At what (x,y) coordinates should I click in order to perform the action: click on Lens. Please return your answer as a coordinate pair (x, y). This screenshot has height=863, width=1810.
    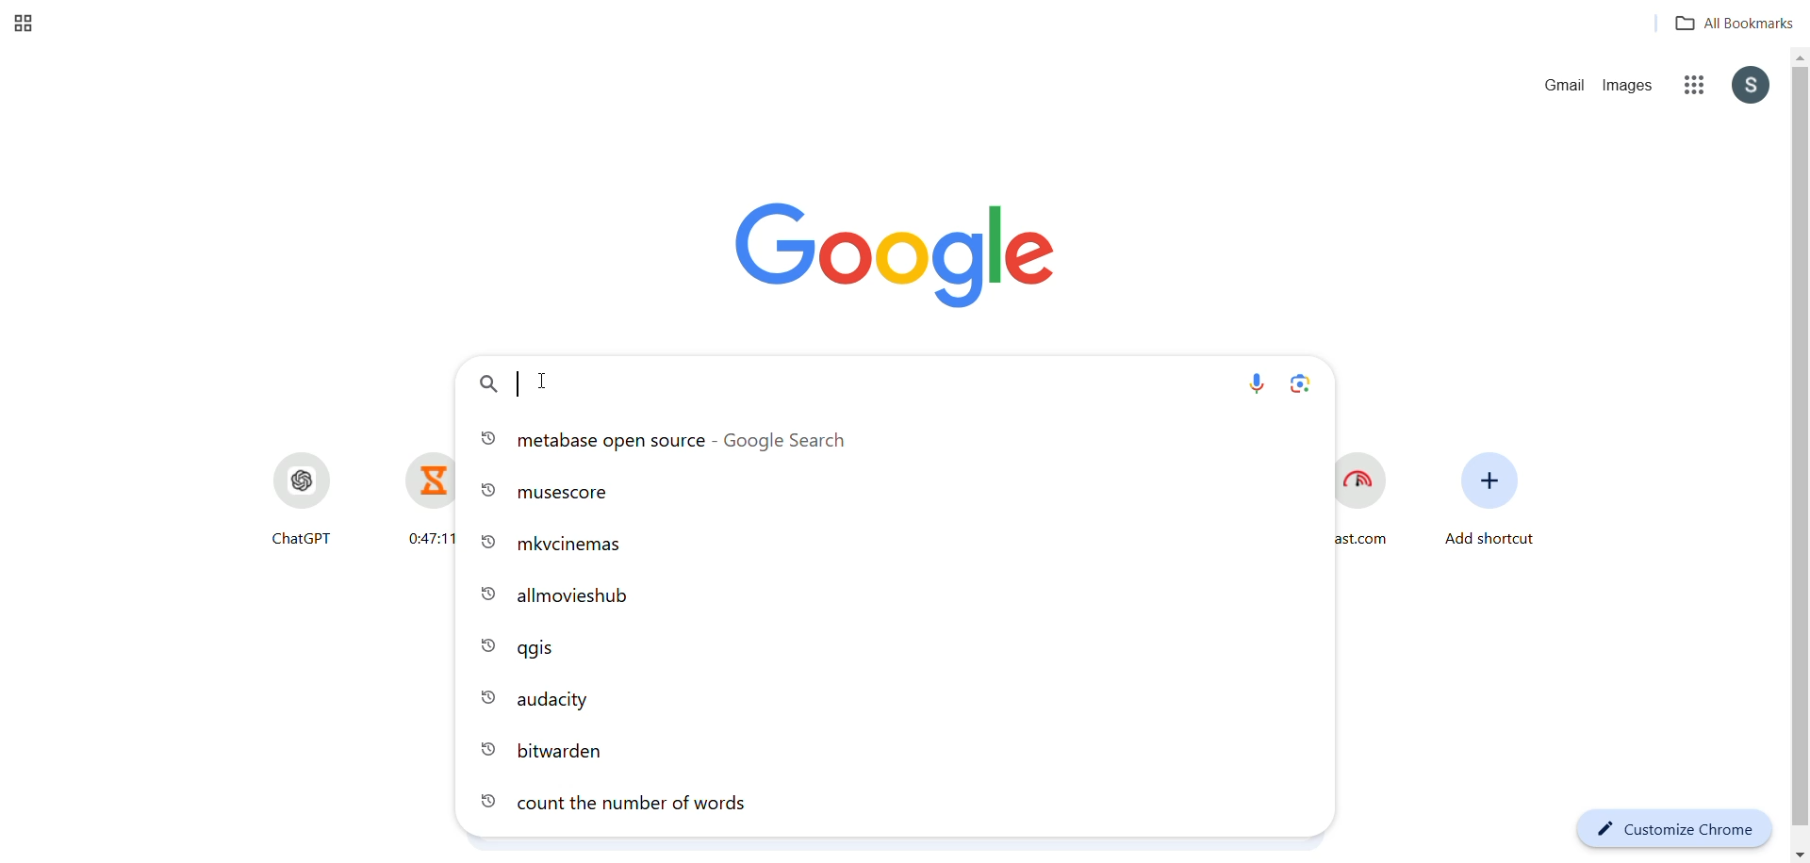
    Looking at the image, I should click on (1303, 385).